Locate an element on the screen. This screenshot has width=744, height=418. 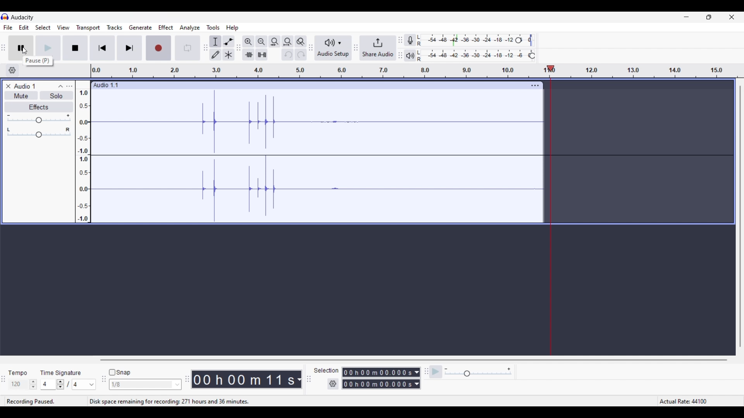
Stop is located at coordinates (75, 48).